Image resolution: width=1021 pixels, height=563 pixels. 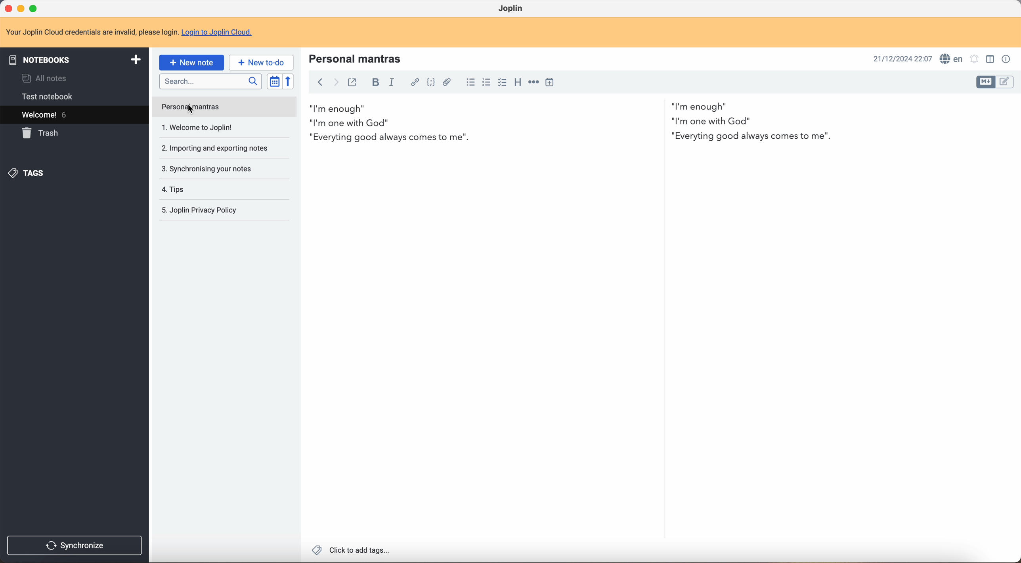 I want to click on foward, so click(x=336, y=82).